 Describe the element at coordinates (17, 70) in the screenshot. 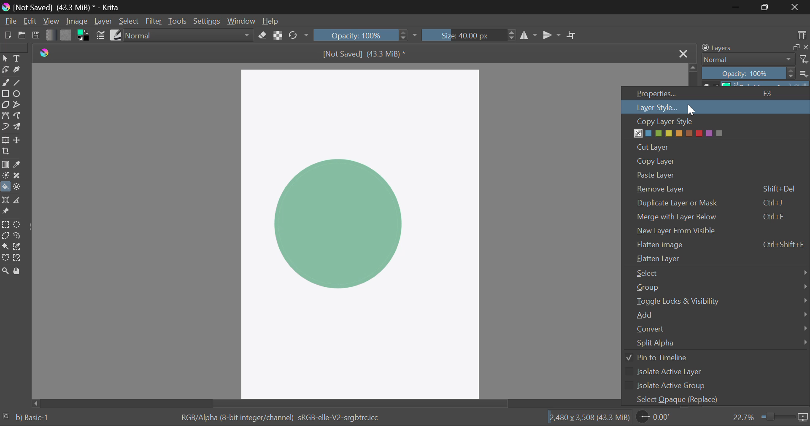

I see `Calligraphic Tool` at that location.